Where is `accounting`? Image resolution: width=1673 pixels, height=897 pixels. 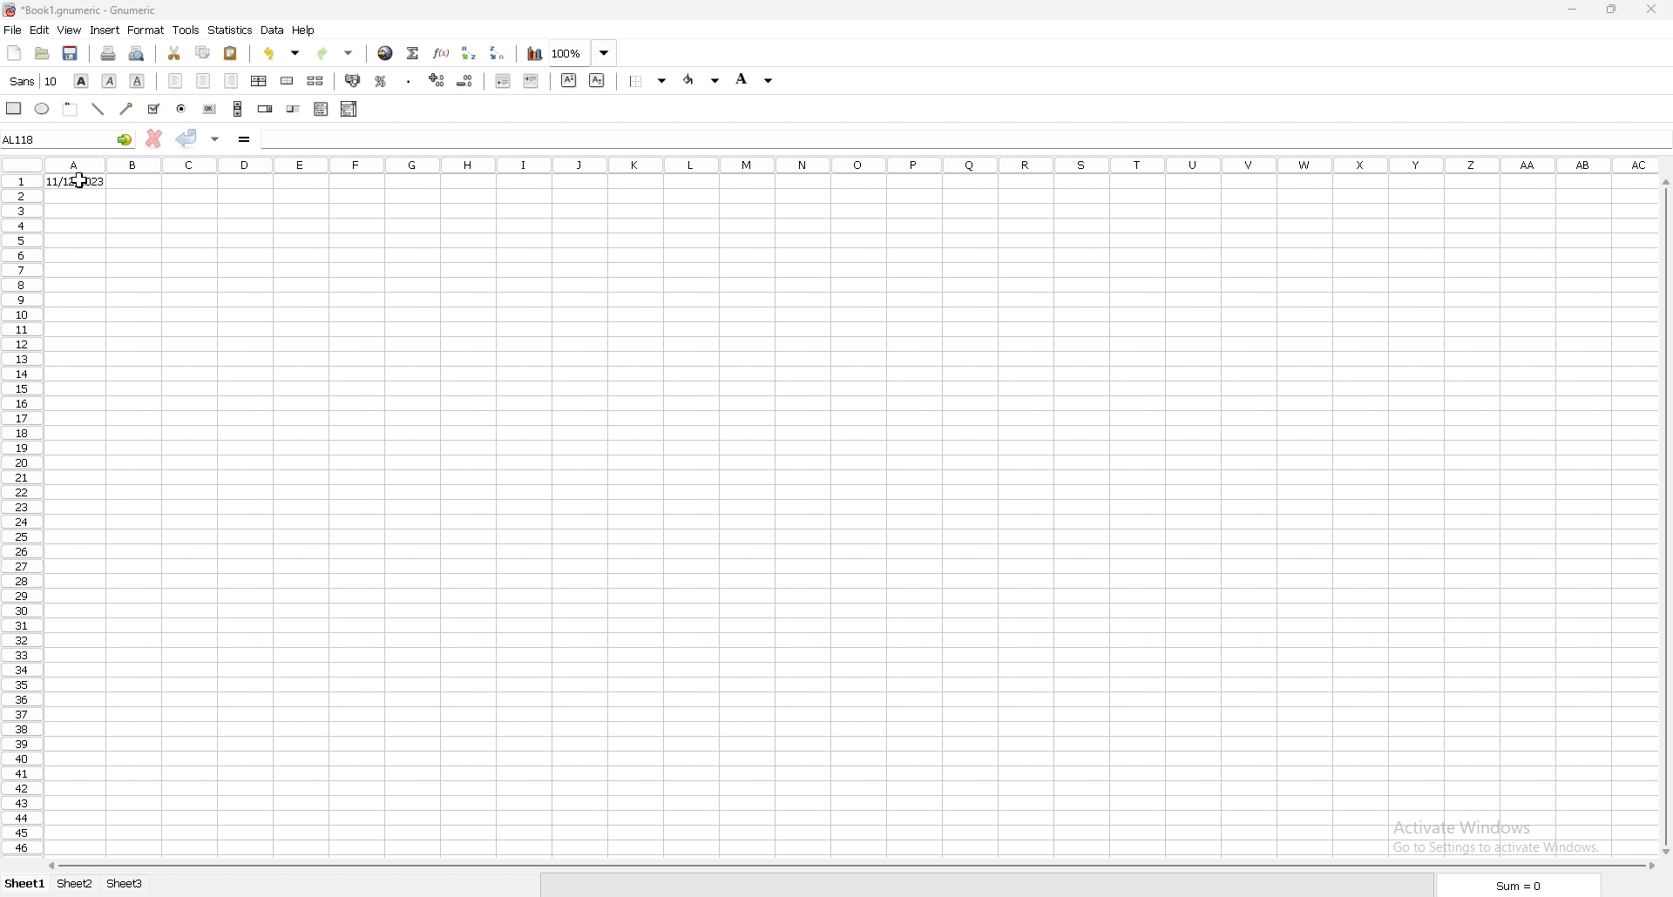 accounting is located at coordinates (353, 80).